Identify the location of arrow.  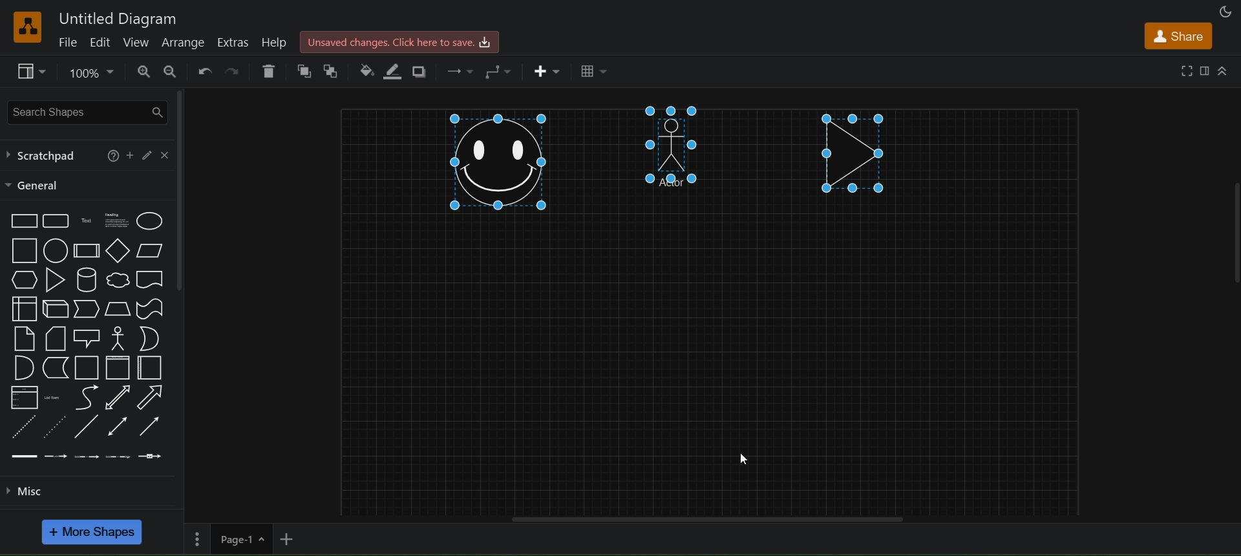
(152, 398).